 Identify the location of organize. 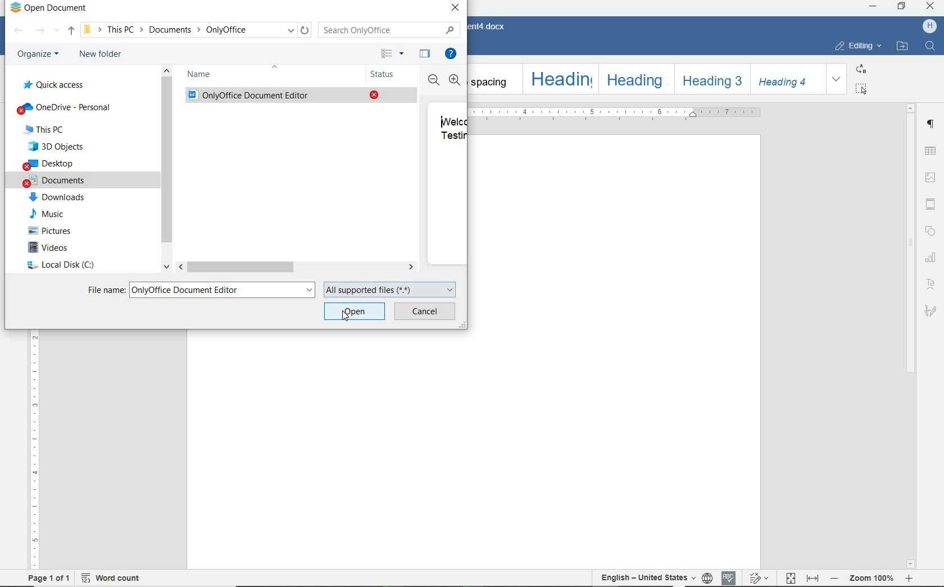
(39, 55).